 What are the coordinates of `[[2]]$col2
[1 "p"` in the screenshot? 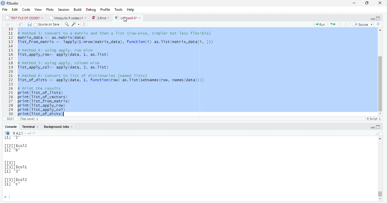 It's located at (18, 149).